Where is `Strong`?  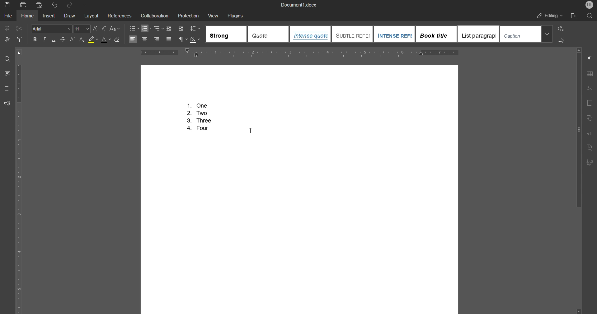
Strong is located at coordinates (227, 34).